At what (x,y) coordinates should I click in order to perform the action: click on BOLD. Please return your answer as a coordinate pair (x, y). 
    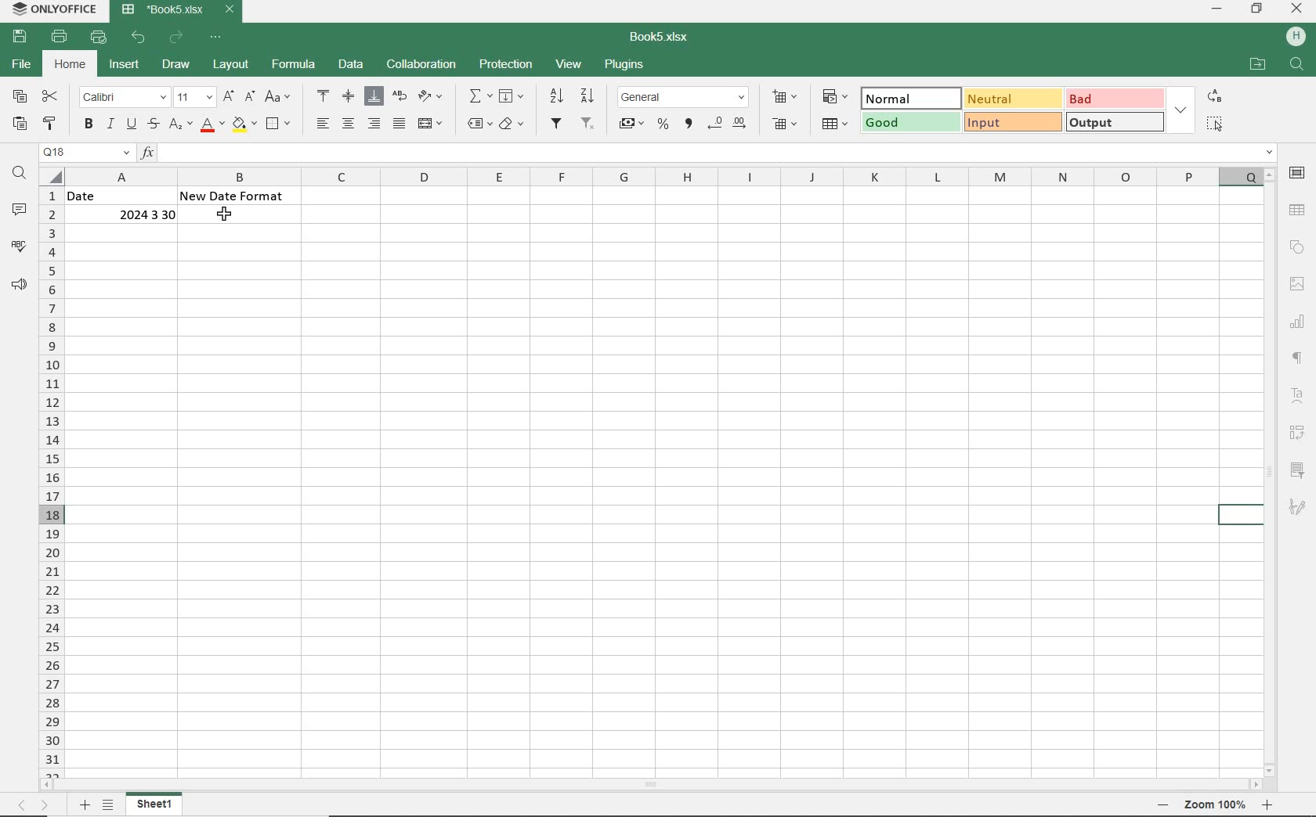
    Looking at the image, I should click on (89, 124).